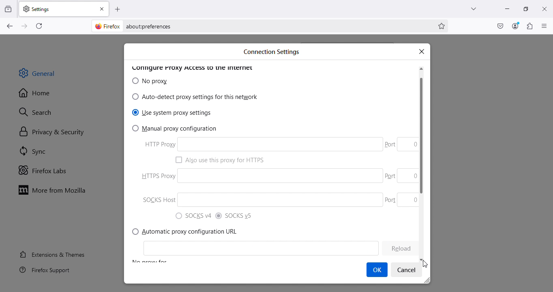  What do you see at coordinates (240, 215) in the screenshot?
I see `® SOCKSvS` at bounding box center [240, 215].